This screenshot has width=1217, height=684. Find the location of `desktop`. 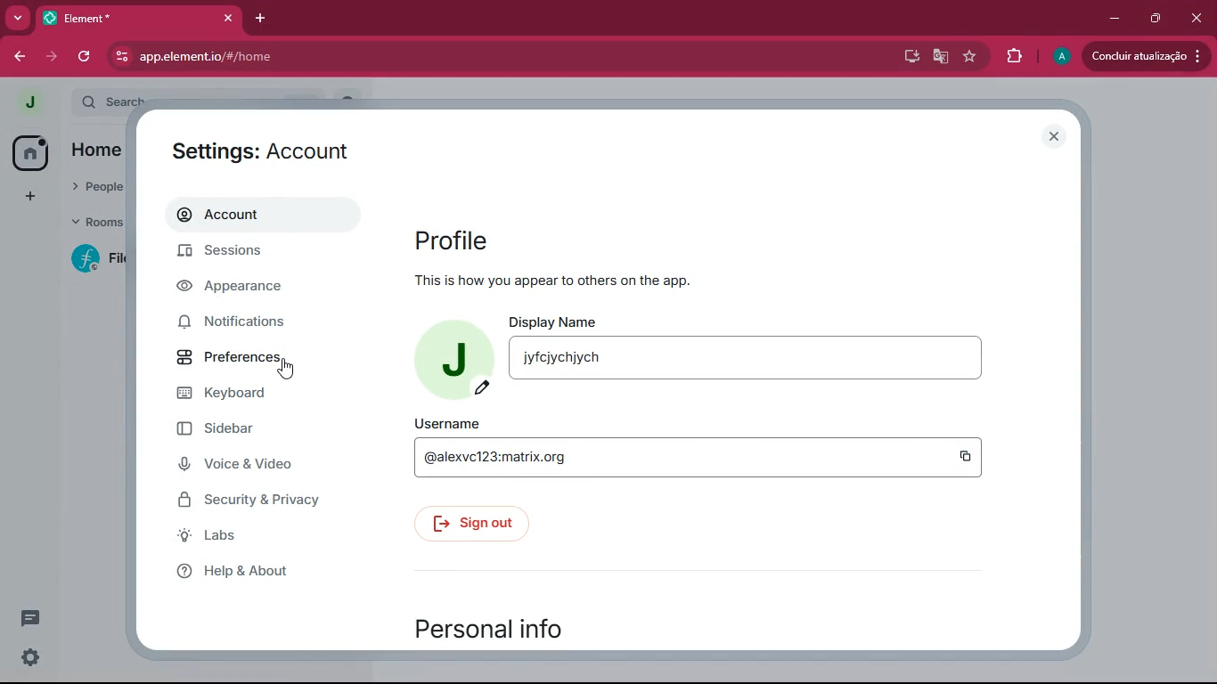

desktop is located at coordinates (904, 55).